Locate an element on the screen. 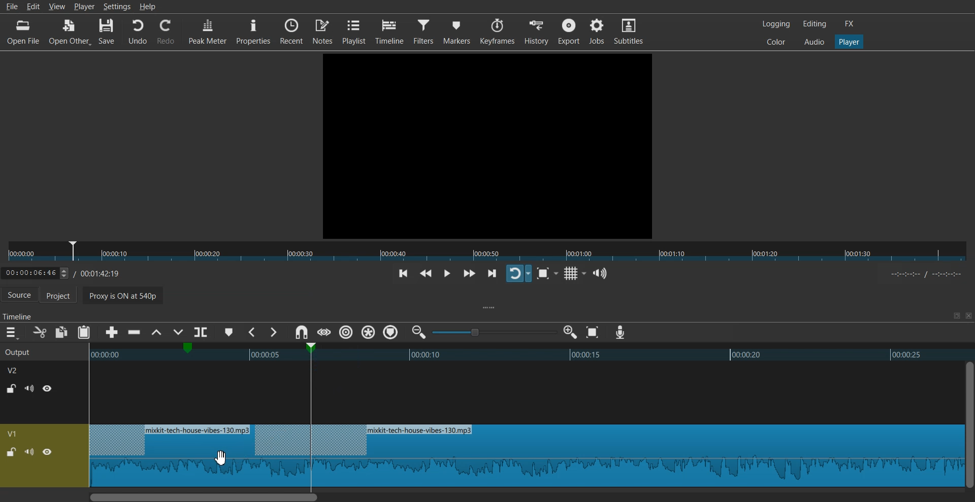 The image size is (975, 502). Settings is located at coordinates (117, 6).